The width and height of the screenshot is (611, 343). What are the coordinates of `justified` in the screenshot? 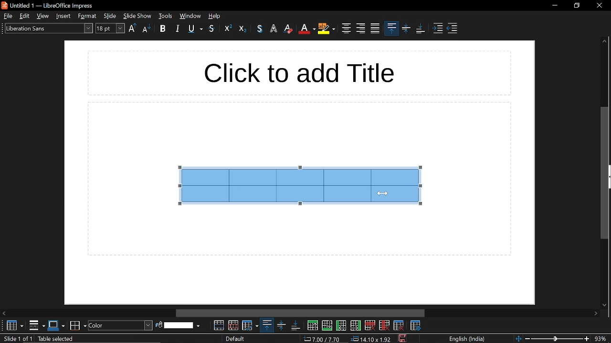 It's located at (375, 29).